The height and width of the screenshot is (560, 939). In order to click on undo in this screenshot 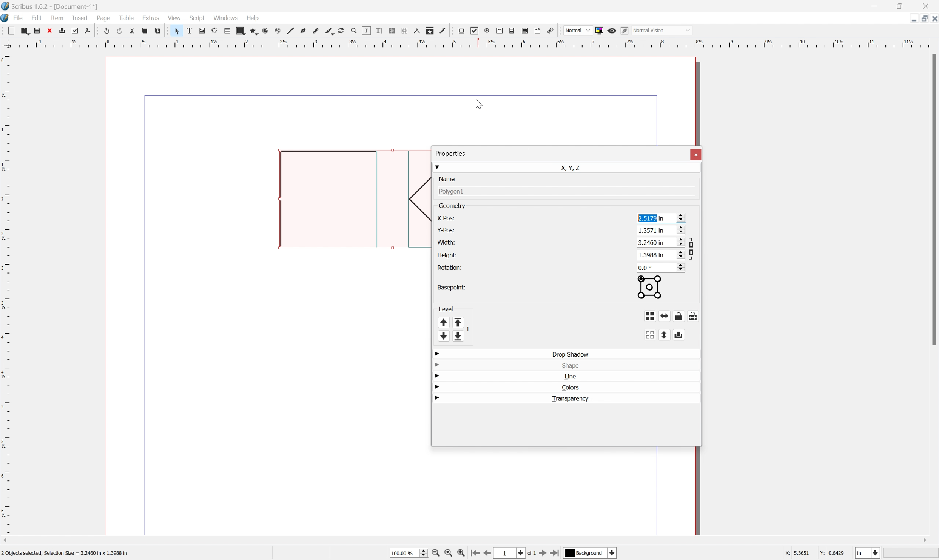, I will do `click(106, 31)`.